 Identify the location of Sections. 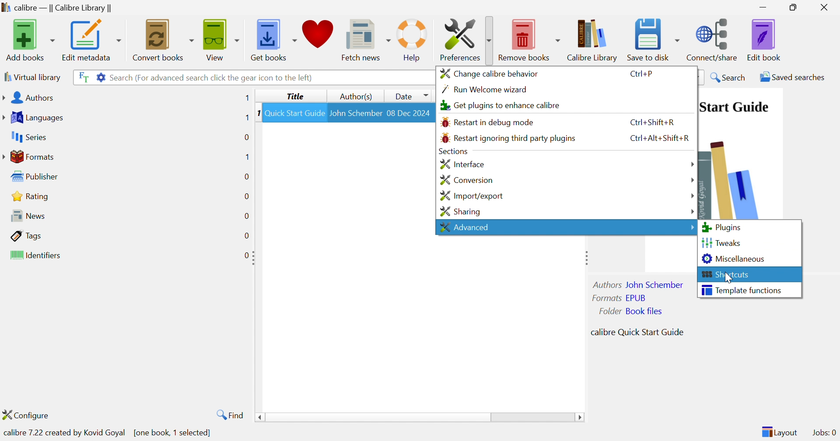
(452, 151).